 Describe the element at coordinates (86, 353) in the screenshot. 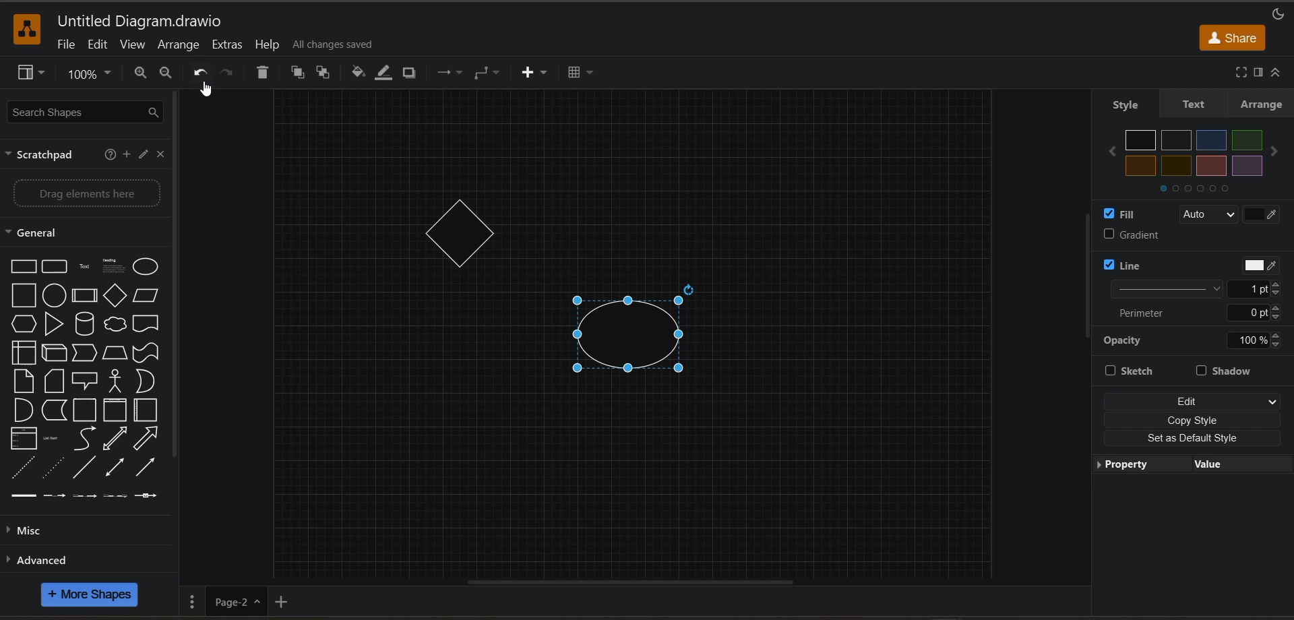

I see `Step` at that location.